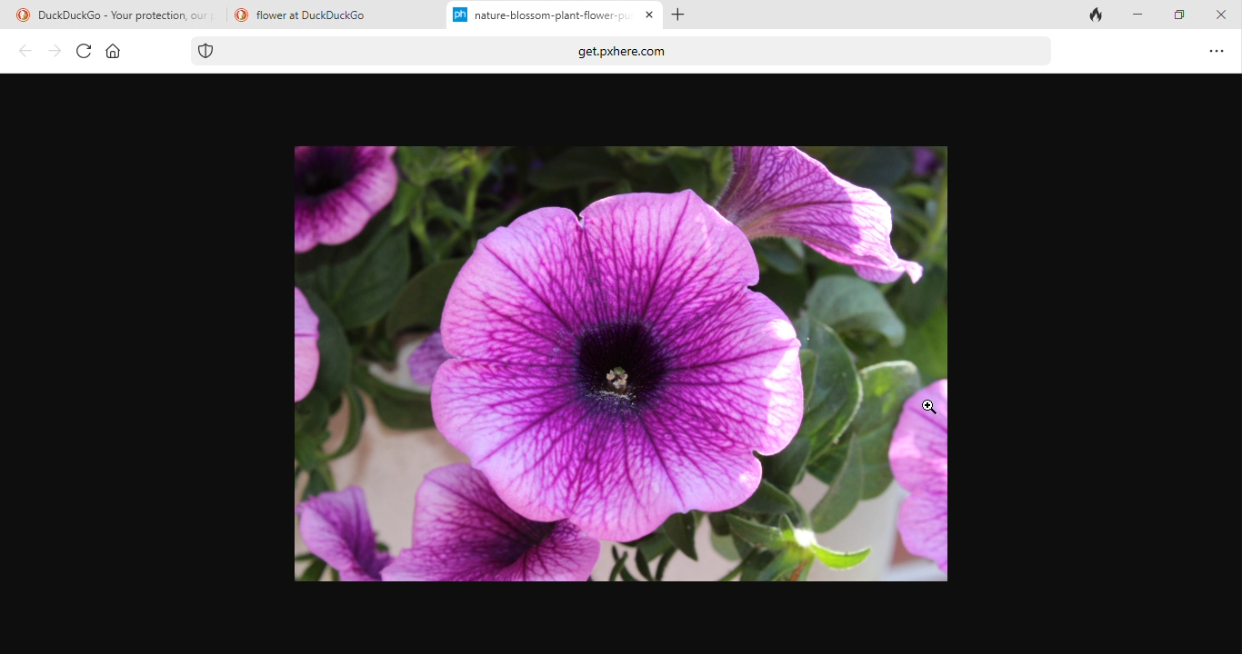  Describe the element at coordinates (239, 14) in the screenshot. I see `duckduck go logo` at that location.